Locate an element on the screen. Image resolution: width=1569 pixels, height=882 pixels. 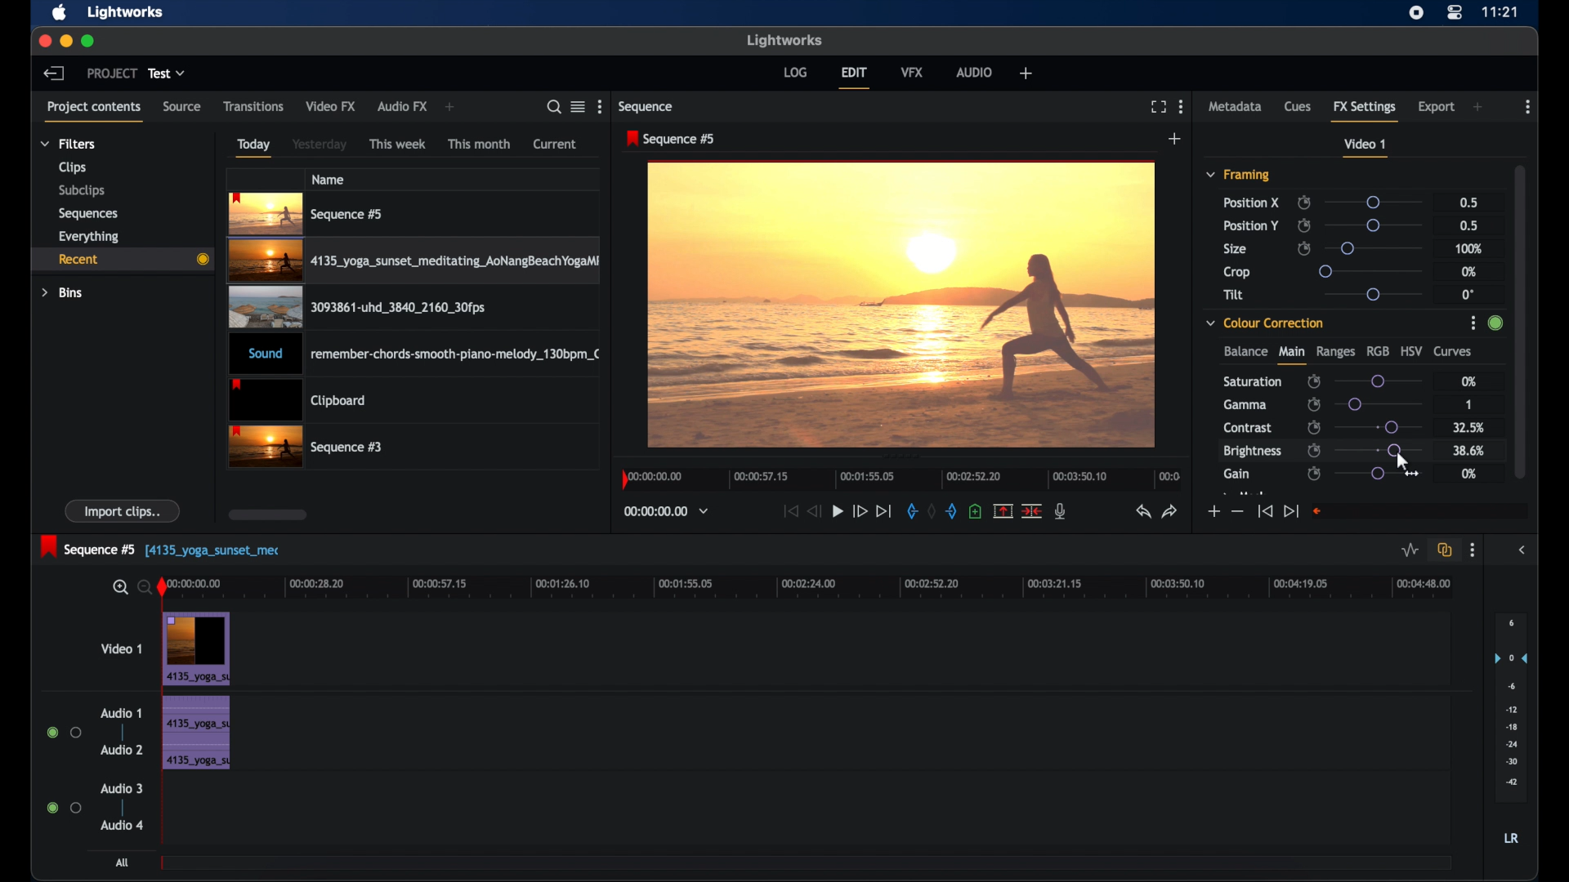
saturation is located at coordinates (1252, 381).